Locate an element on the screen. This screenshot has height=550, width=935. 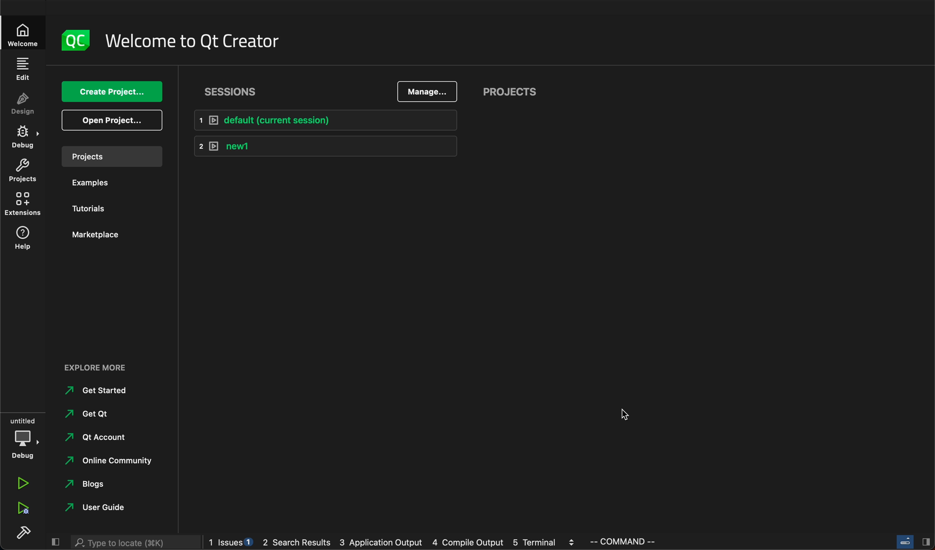
command is located at coordinates (634, 542).